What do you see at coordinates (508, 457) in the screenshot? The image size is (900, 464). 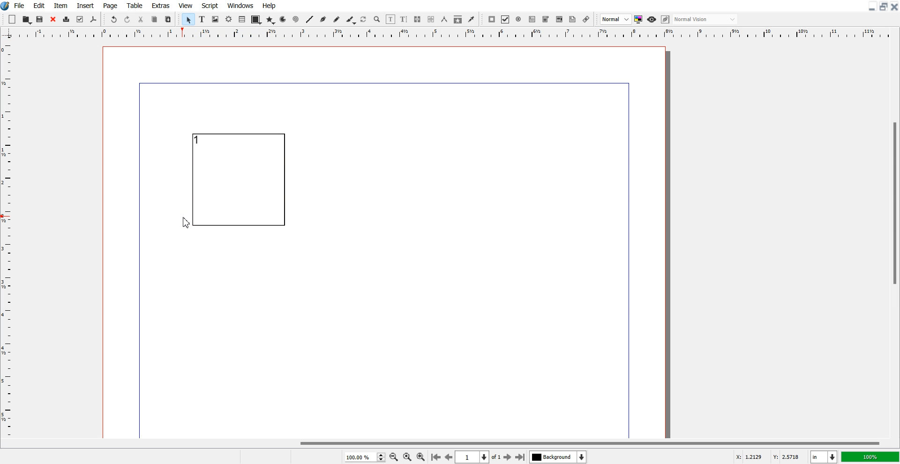 I see `Go to next Page` at bounding box center [508, 457].